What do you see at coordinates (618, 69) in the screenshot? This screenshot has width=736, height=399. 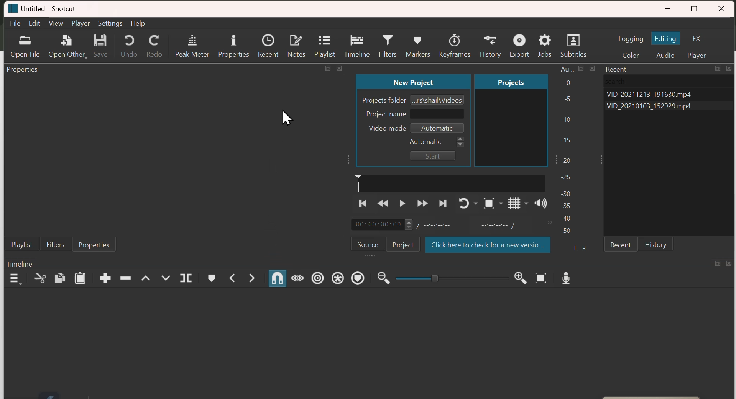 I see `Recent bar` at bounding box center [618, 69].